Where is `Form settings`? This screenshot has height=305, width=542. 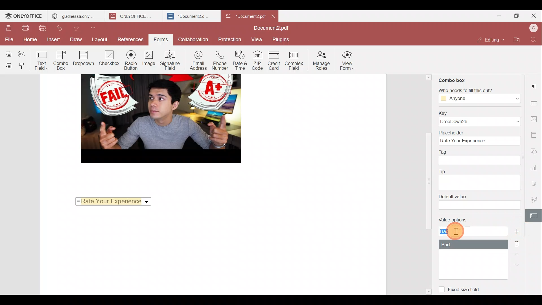 Form settings is located at coordinates (534, 215).